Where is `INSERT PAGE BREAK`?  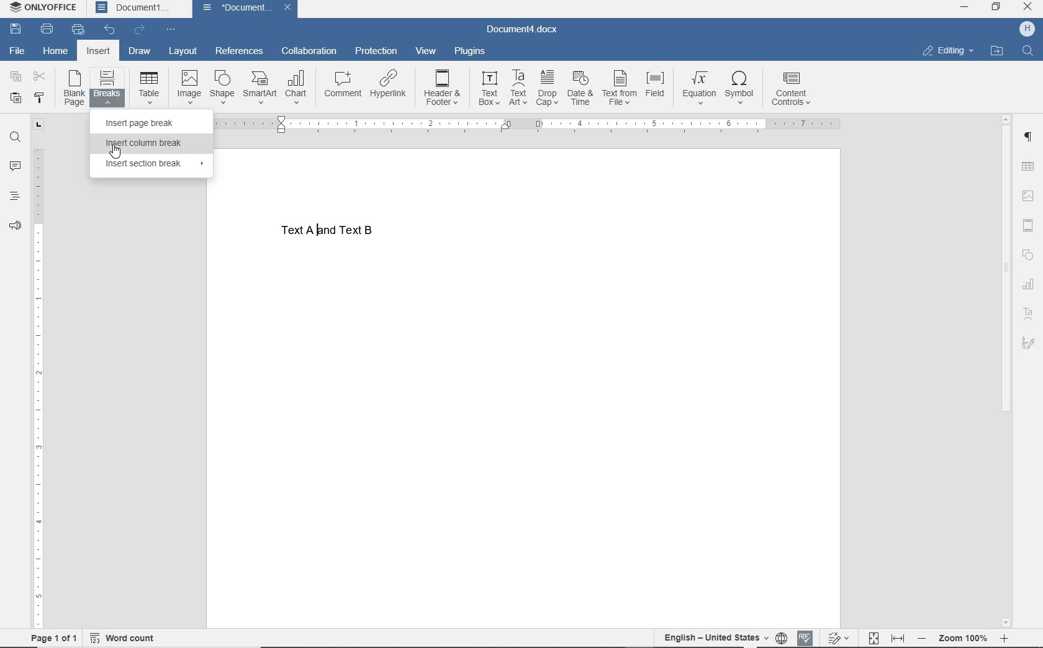 INSERT PAGE BREAK is located at coordinates (149, 124).